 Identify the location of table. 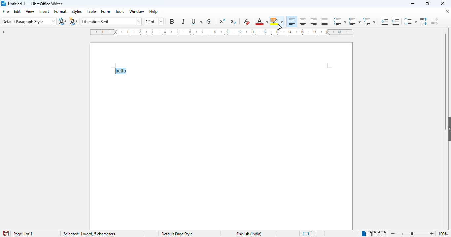
(91, 11).